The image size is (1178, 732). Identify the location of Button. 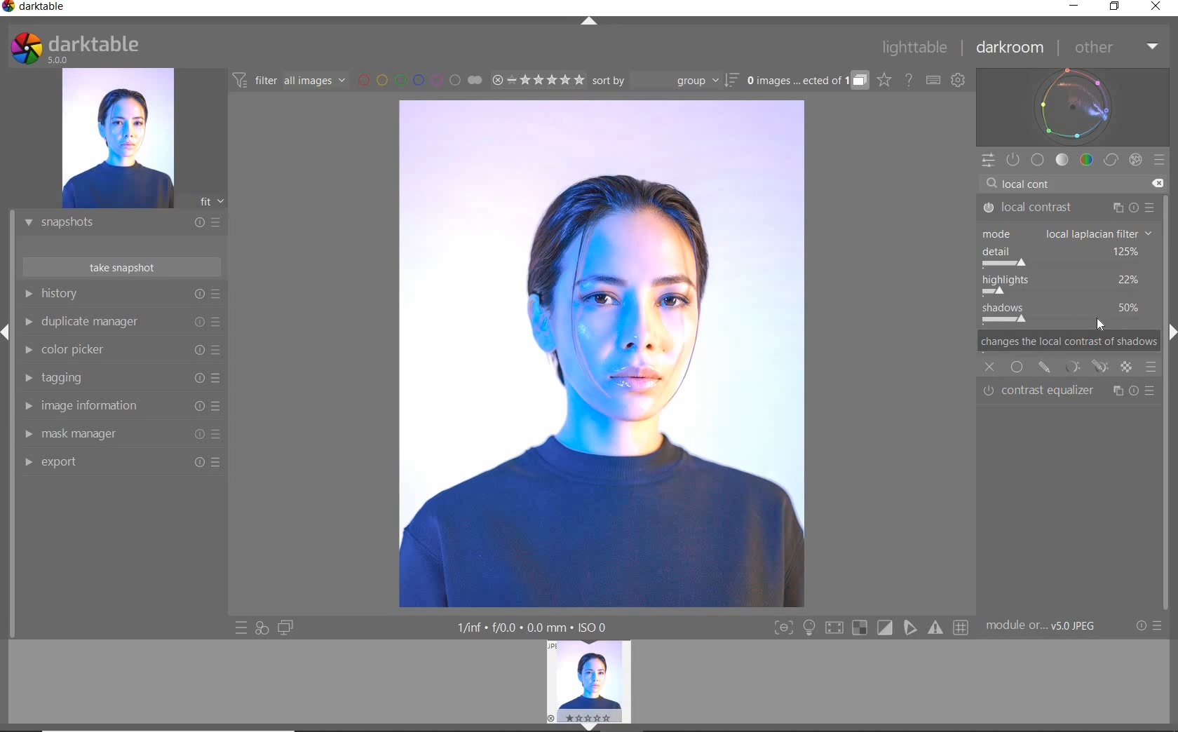
(962, 628).